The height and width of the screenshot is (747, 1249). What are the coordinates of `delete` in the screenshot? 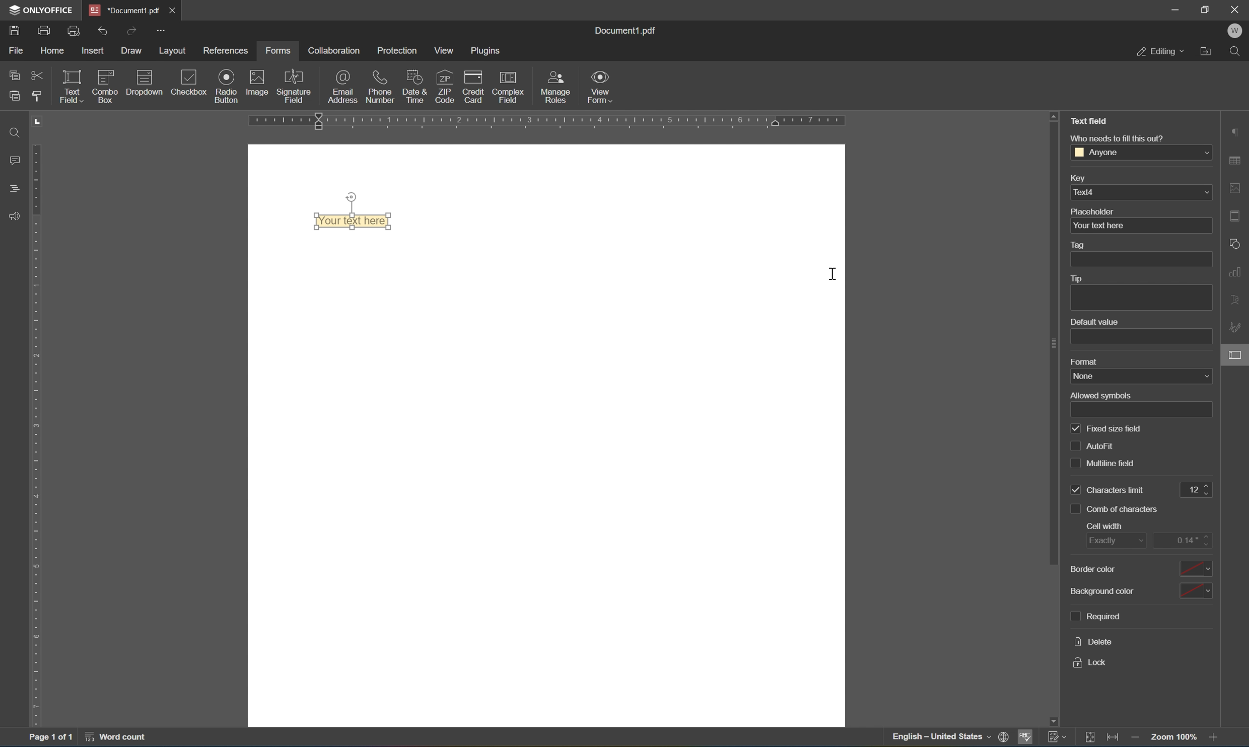 It's located at (1094, 642).